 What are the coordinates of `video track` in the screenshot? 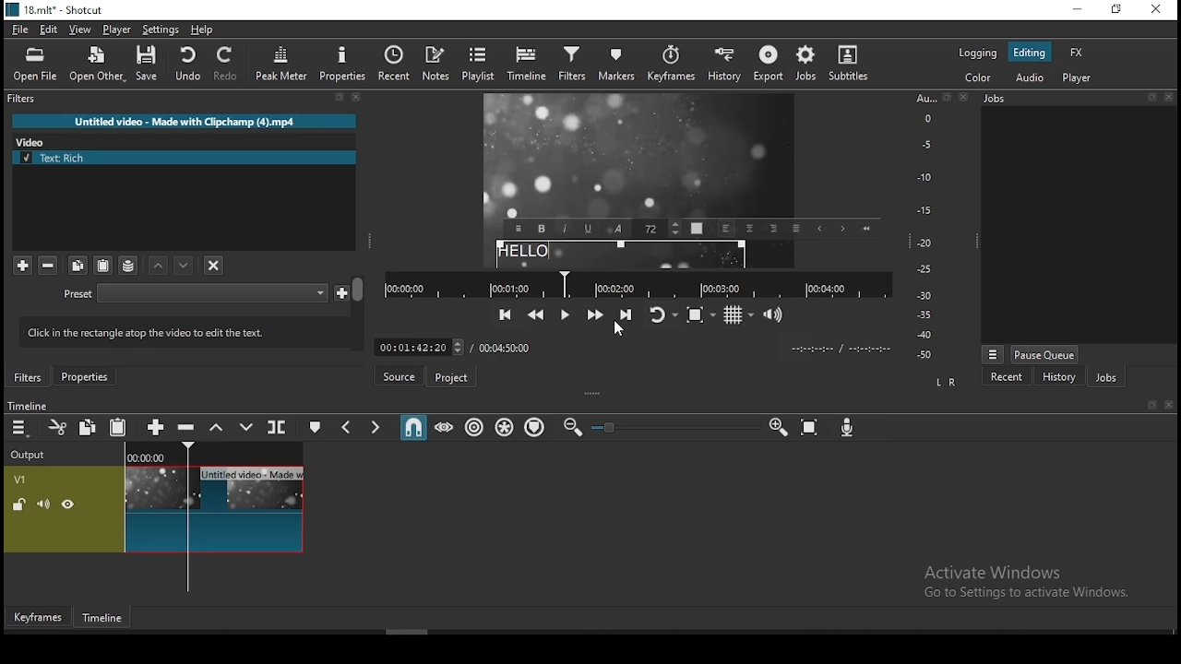 It's located at (154, 509).